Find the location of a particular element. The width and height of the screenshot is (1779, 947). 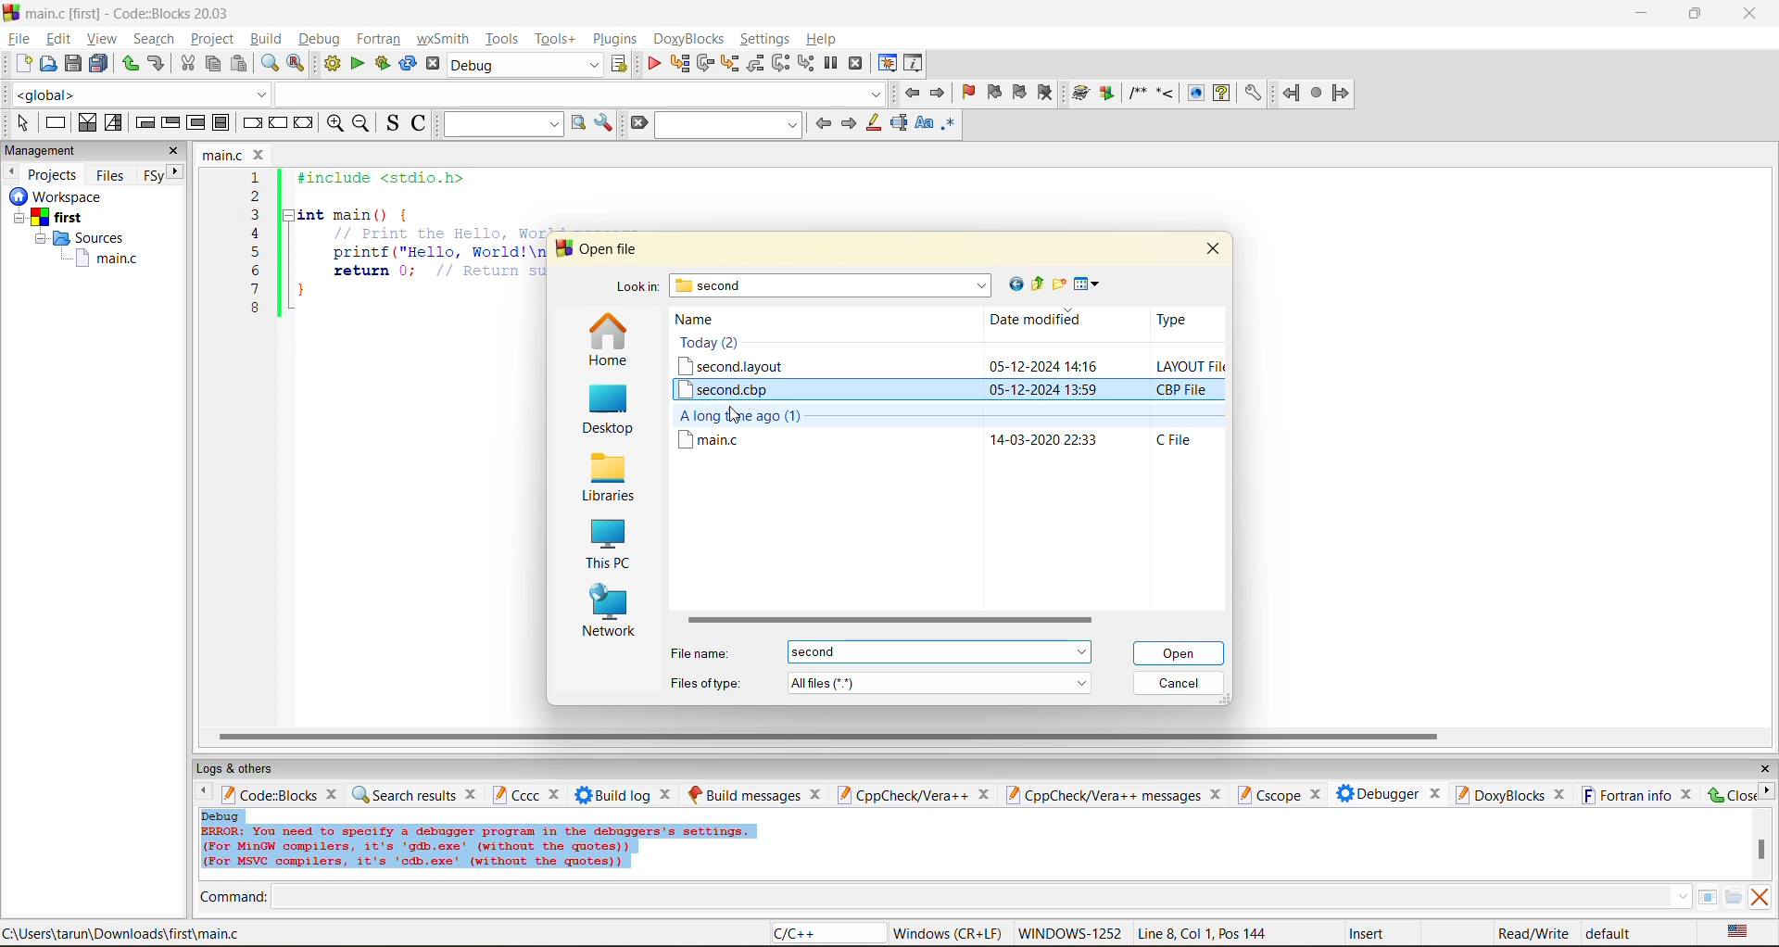

previous is located at coordinates (11, 171).